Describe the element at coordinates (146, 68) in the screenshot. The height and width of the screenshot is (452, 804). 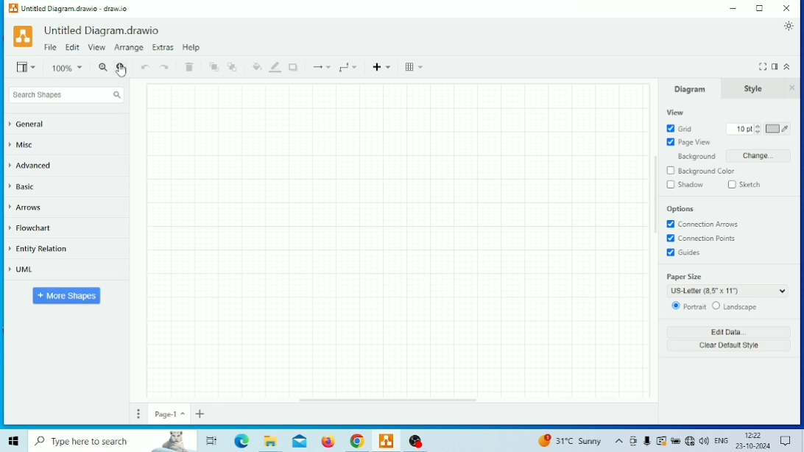
I see `Undo` at that location.